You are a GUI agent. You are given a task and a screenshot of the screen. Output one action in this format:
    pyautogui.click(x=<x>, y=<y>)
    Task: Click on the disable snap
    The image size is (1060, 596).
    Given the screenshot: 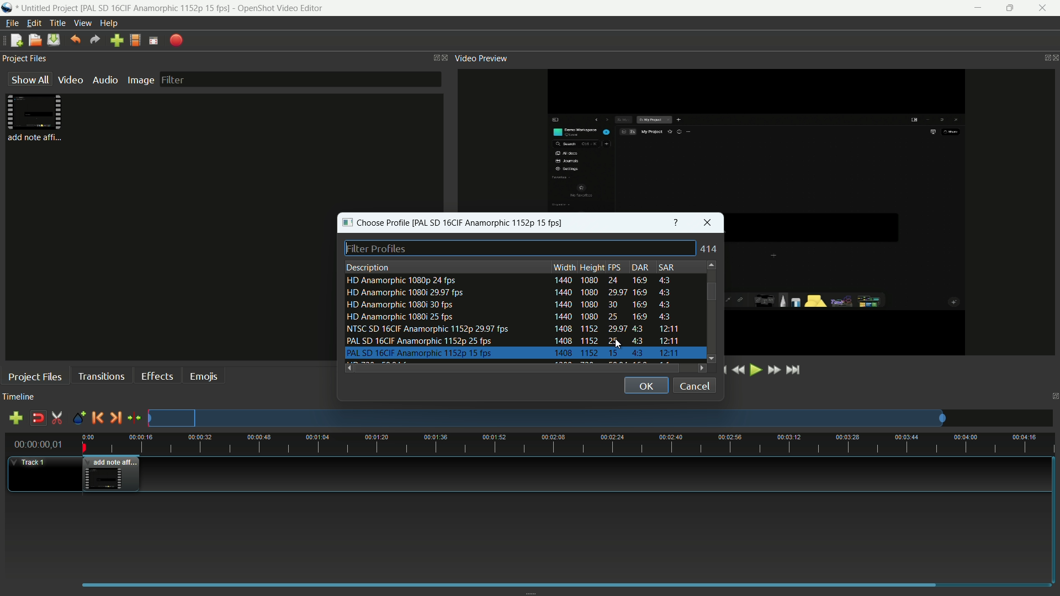 What is the action you would take?
    pyautogui.click(x=38, y=418)
    